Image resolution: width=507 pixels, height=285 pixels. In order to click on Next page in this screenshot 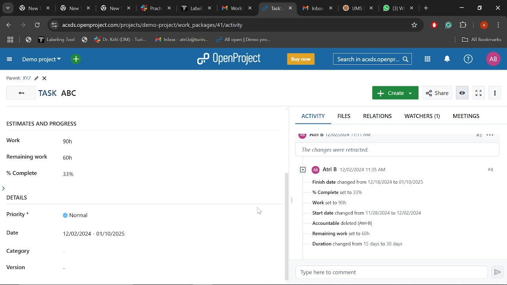, I will do `click(24, 26)`.